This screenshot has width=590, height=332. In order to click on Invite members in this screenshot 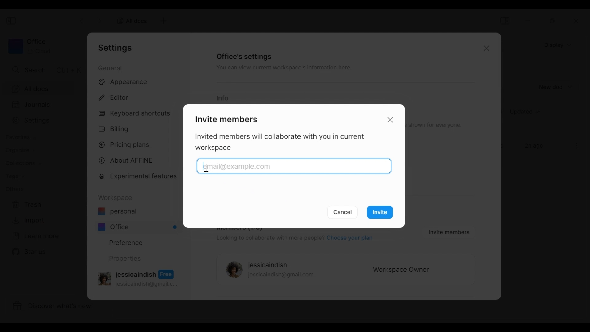, I will do `click(447, 232)`.